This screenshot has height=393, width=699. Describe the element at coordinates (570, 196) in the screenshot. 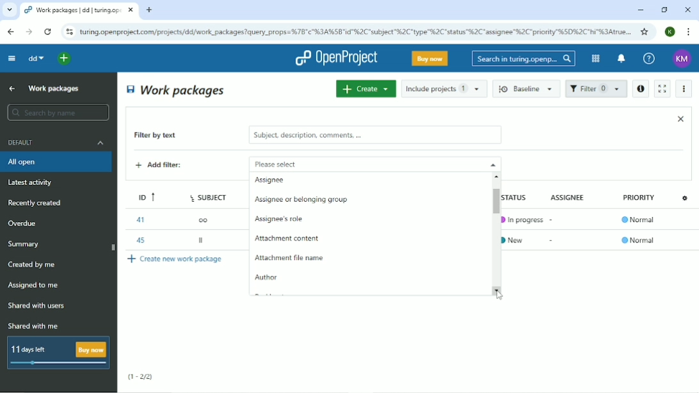

I see `Assignee` at that location.